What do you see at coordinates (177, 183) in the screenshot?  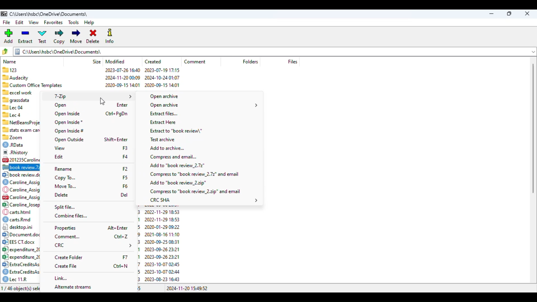 I see `add to .zip file` at bounding box center [177, 183].